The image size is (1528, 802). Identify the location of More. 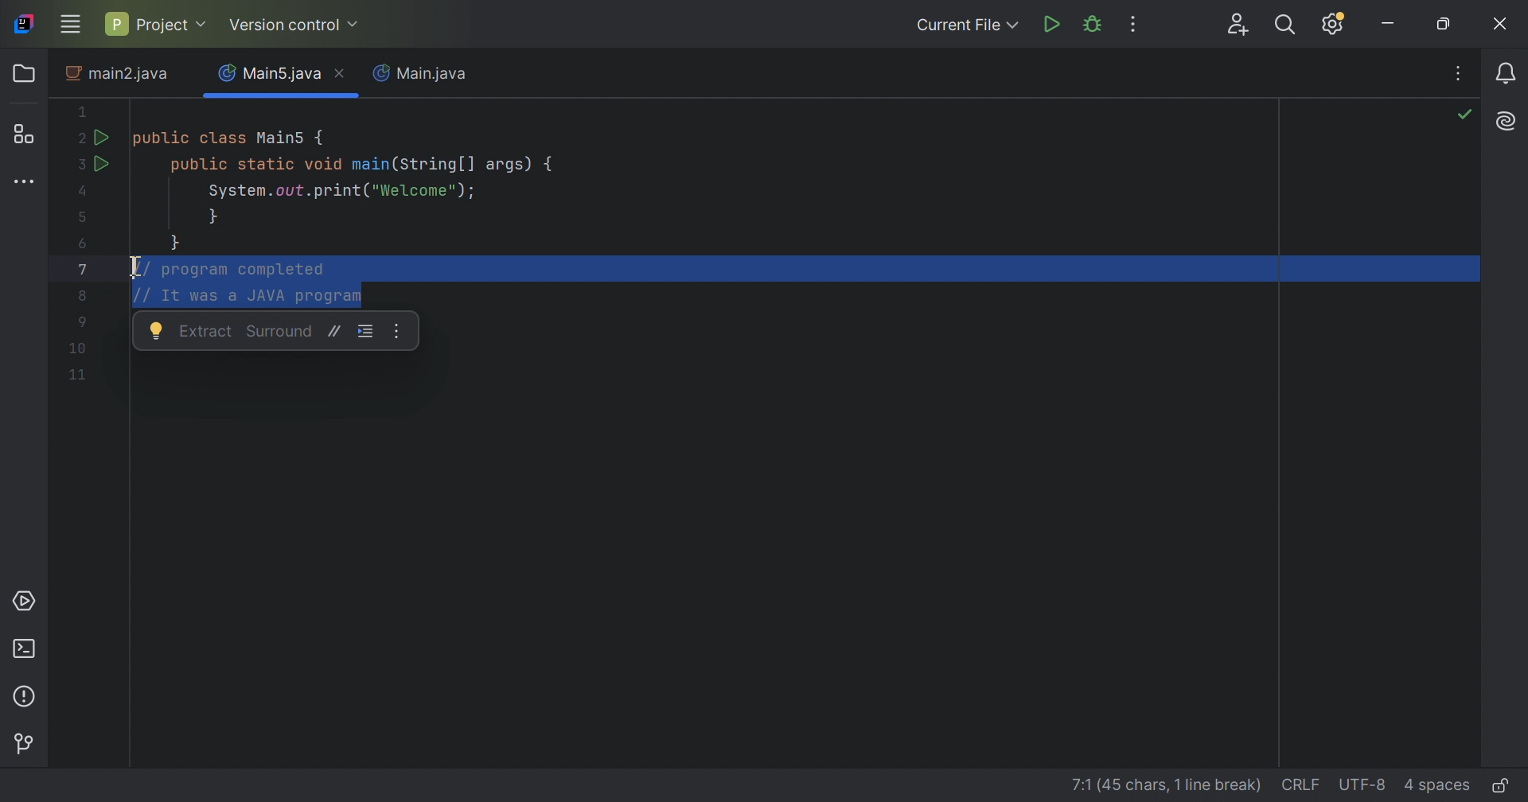
(395, 331).